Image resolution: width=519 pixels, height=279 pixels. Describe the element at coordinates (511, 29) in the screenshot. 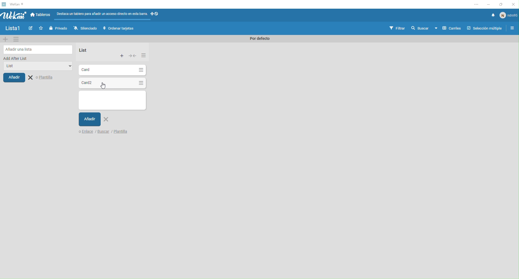

I see `opciones` at that location.